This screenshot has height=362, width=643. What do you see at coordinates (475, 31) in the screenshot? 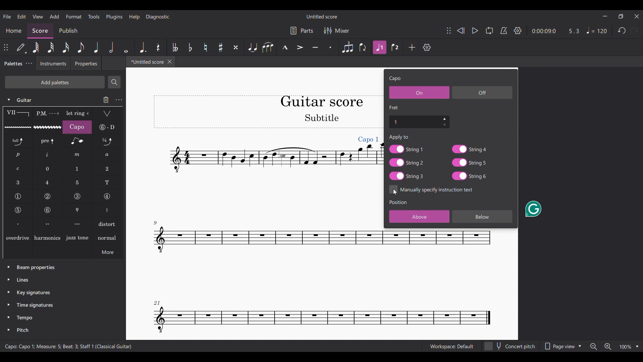
I see `Play` at bounding box center [475, 31].